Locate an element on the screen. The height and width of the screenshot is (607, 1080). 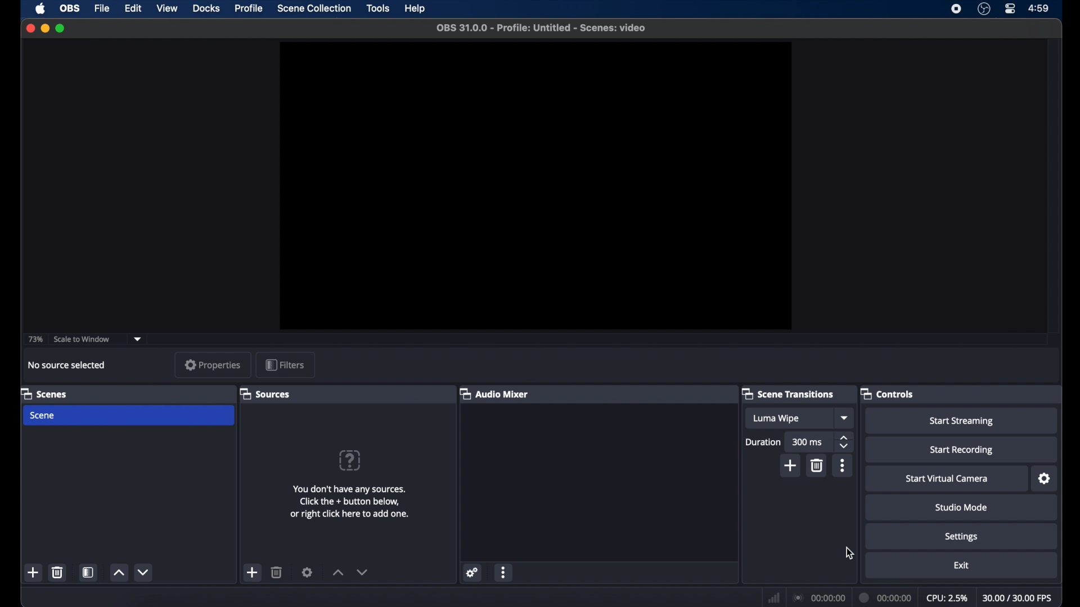
settings is located at coordinates (307, 572).